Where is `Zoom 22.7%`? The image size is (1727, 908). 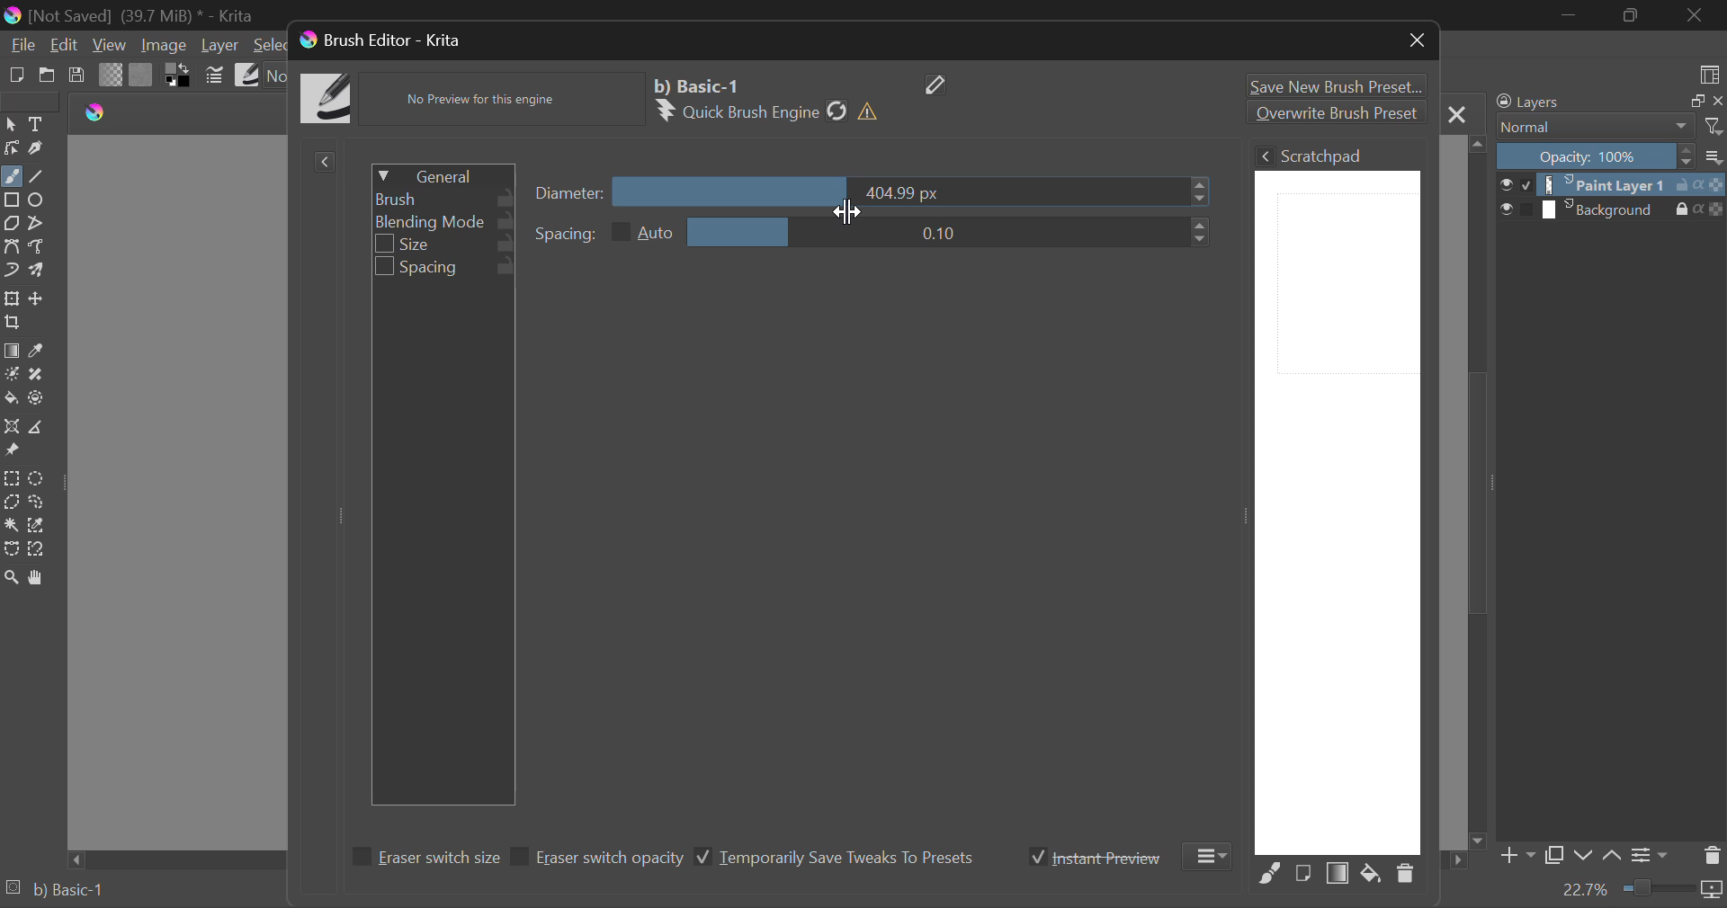
Zoom 22.7% is located at coordinates (1639, 891).